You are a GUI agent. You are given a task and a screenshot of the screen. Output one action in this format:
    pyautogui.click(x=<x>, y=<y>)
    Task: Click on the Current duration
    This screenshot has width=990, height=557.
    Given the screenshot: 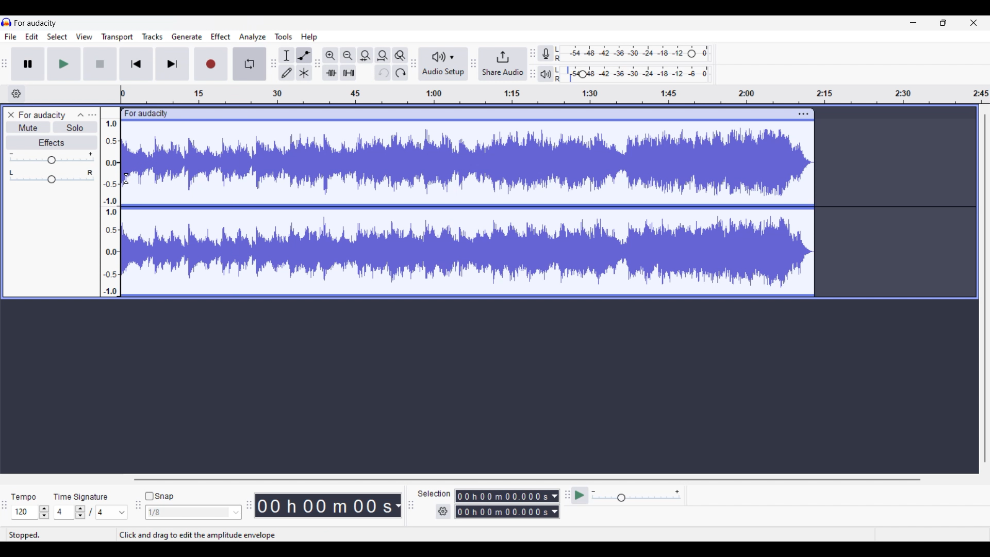 What is the action you would take?
    pyautogui.click(x=323, y=505)
    